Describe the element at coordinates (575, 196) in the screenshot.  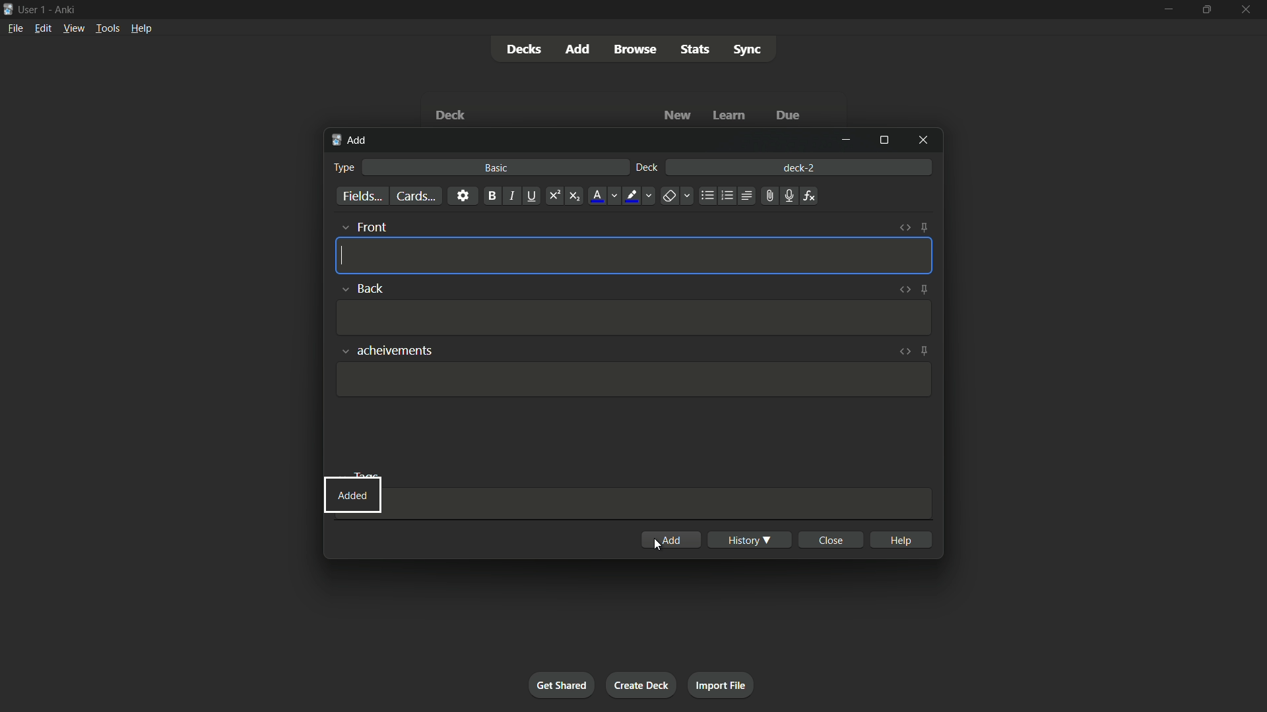
I see `subscript` at that location.